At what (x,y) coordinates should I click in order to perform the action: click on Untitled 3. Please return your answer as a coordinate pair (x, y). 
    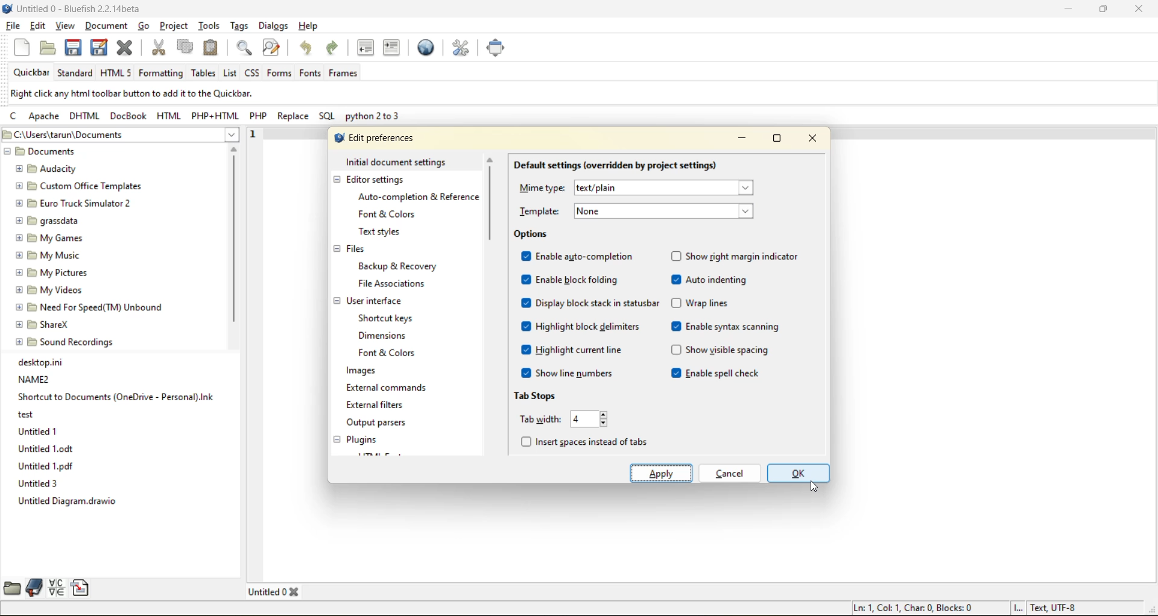
    Looking at the image, I should click on (39, 484).